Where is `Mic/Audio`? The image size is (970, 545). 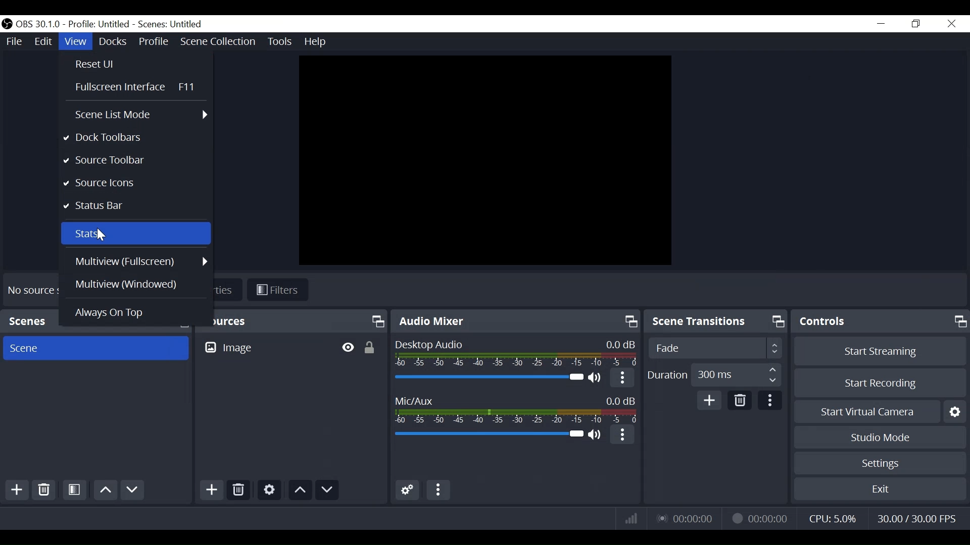
Mic/Audio is located at coordinates (490, 435).